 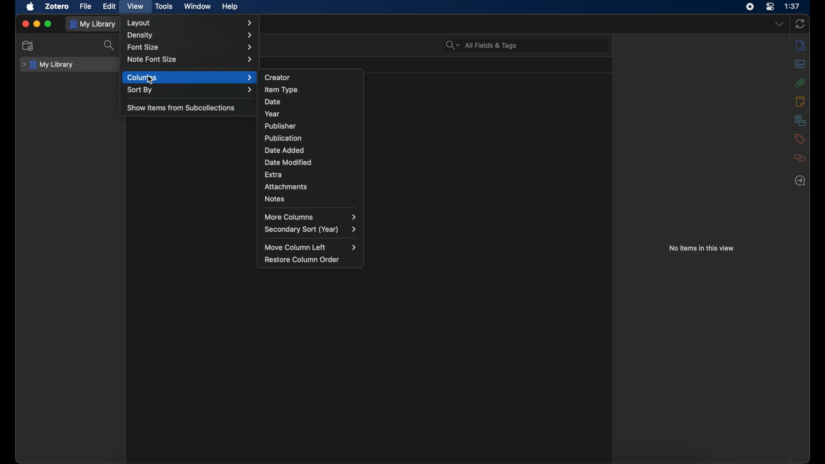 What do you see at coordinates (275, 199) in the screenshot?
I see `notes` at bounding box center [275, 199].